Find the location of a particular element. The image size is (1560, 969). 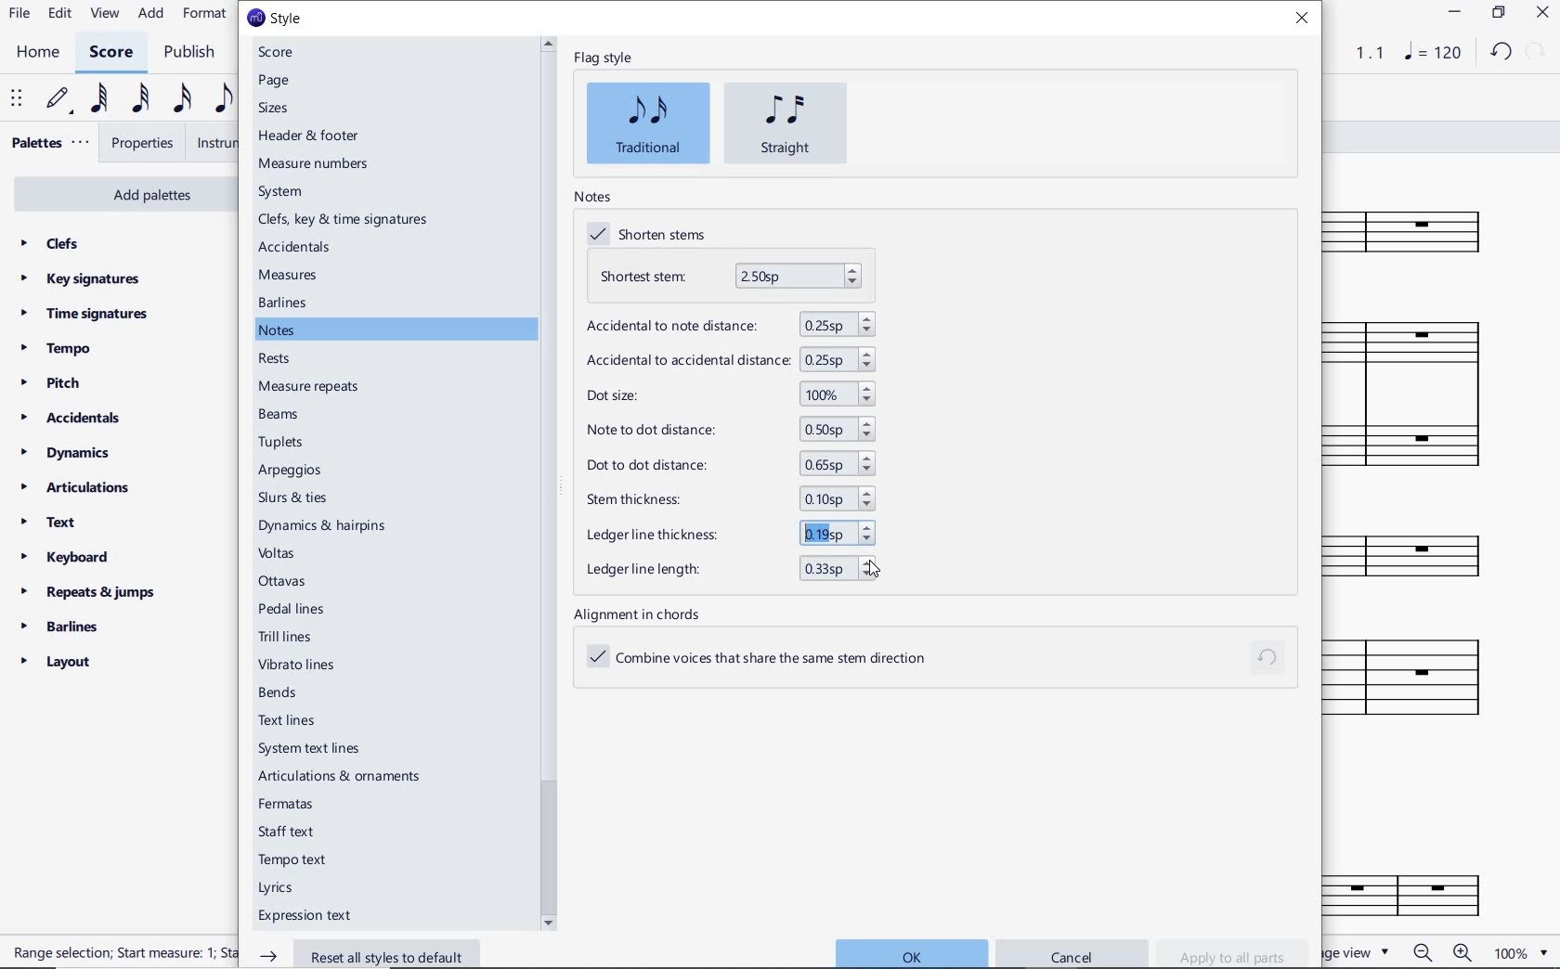

time signatures is located at coordinates (86, 317).